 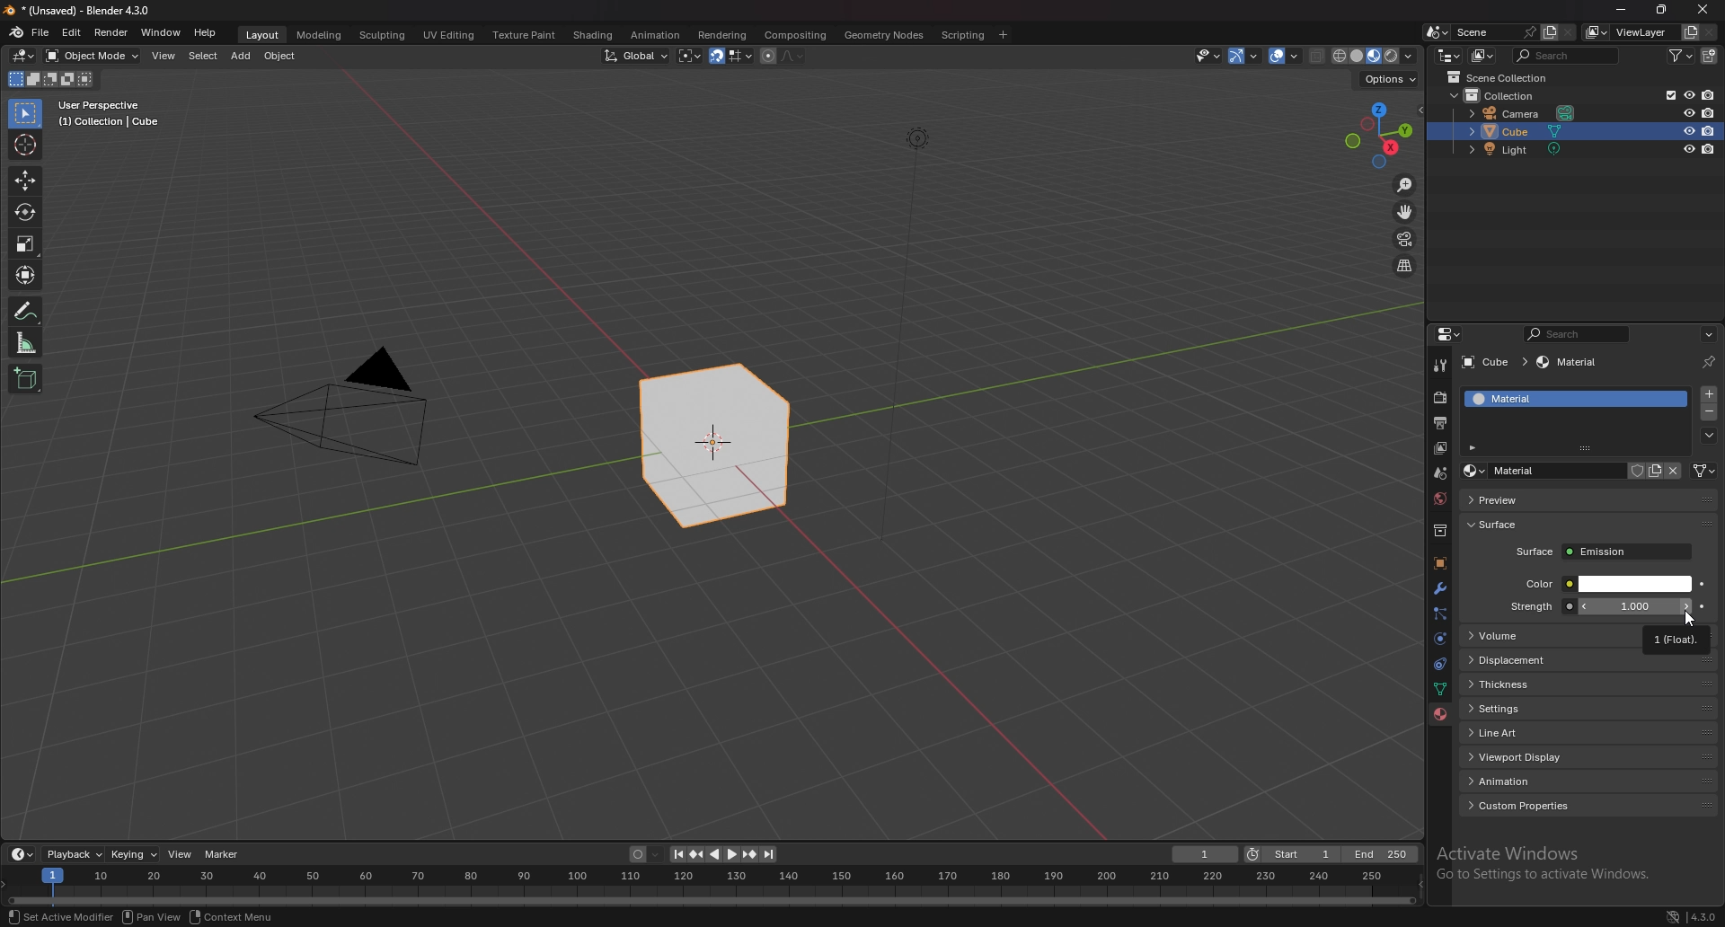 What do you see at coordinates (1439, 587) in the screenshot?
I see `modifier` at bounding box center [1439, 587].